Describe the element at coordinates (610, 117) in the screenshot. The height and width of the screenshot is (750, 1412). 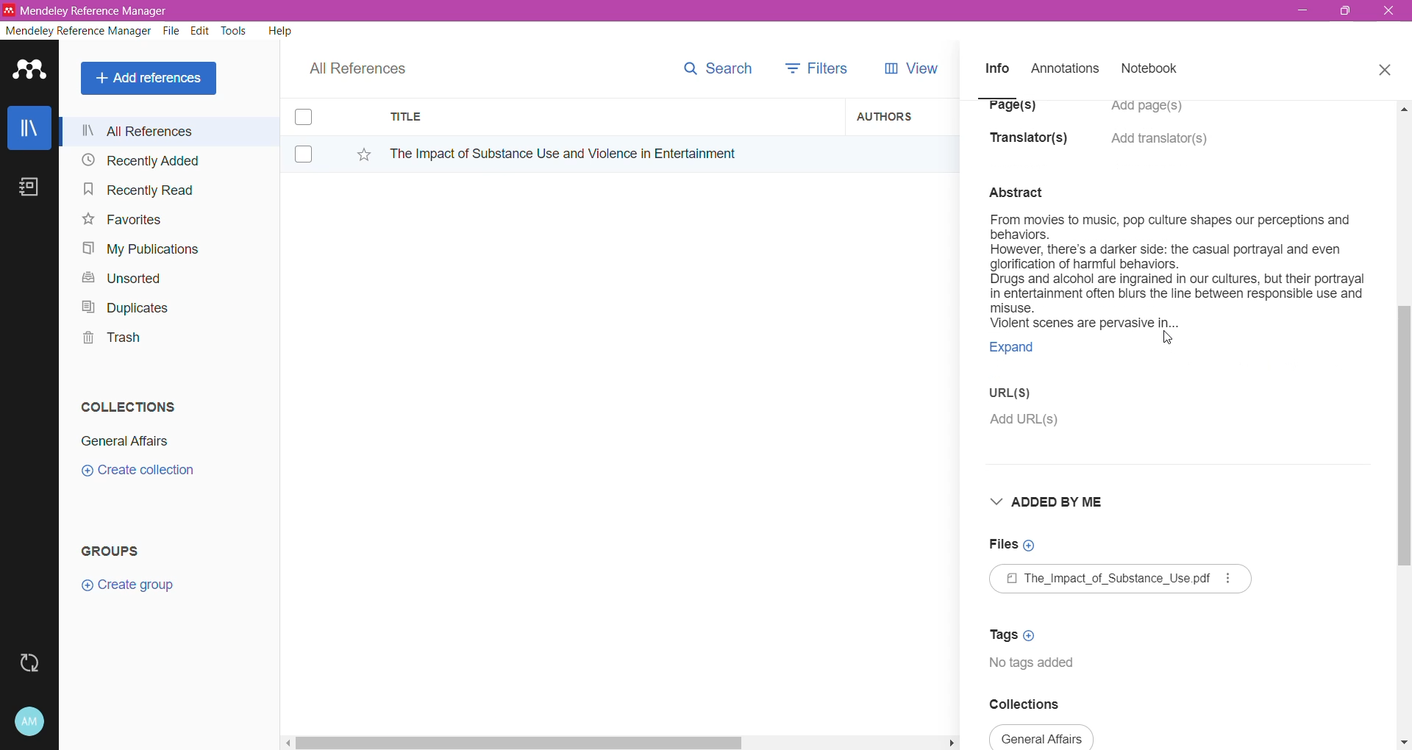
I see `Title` at that location.